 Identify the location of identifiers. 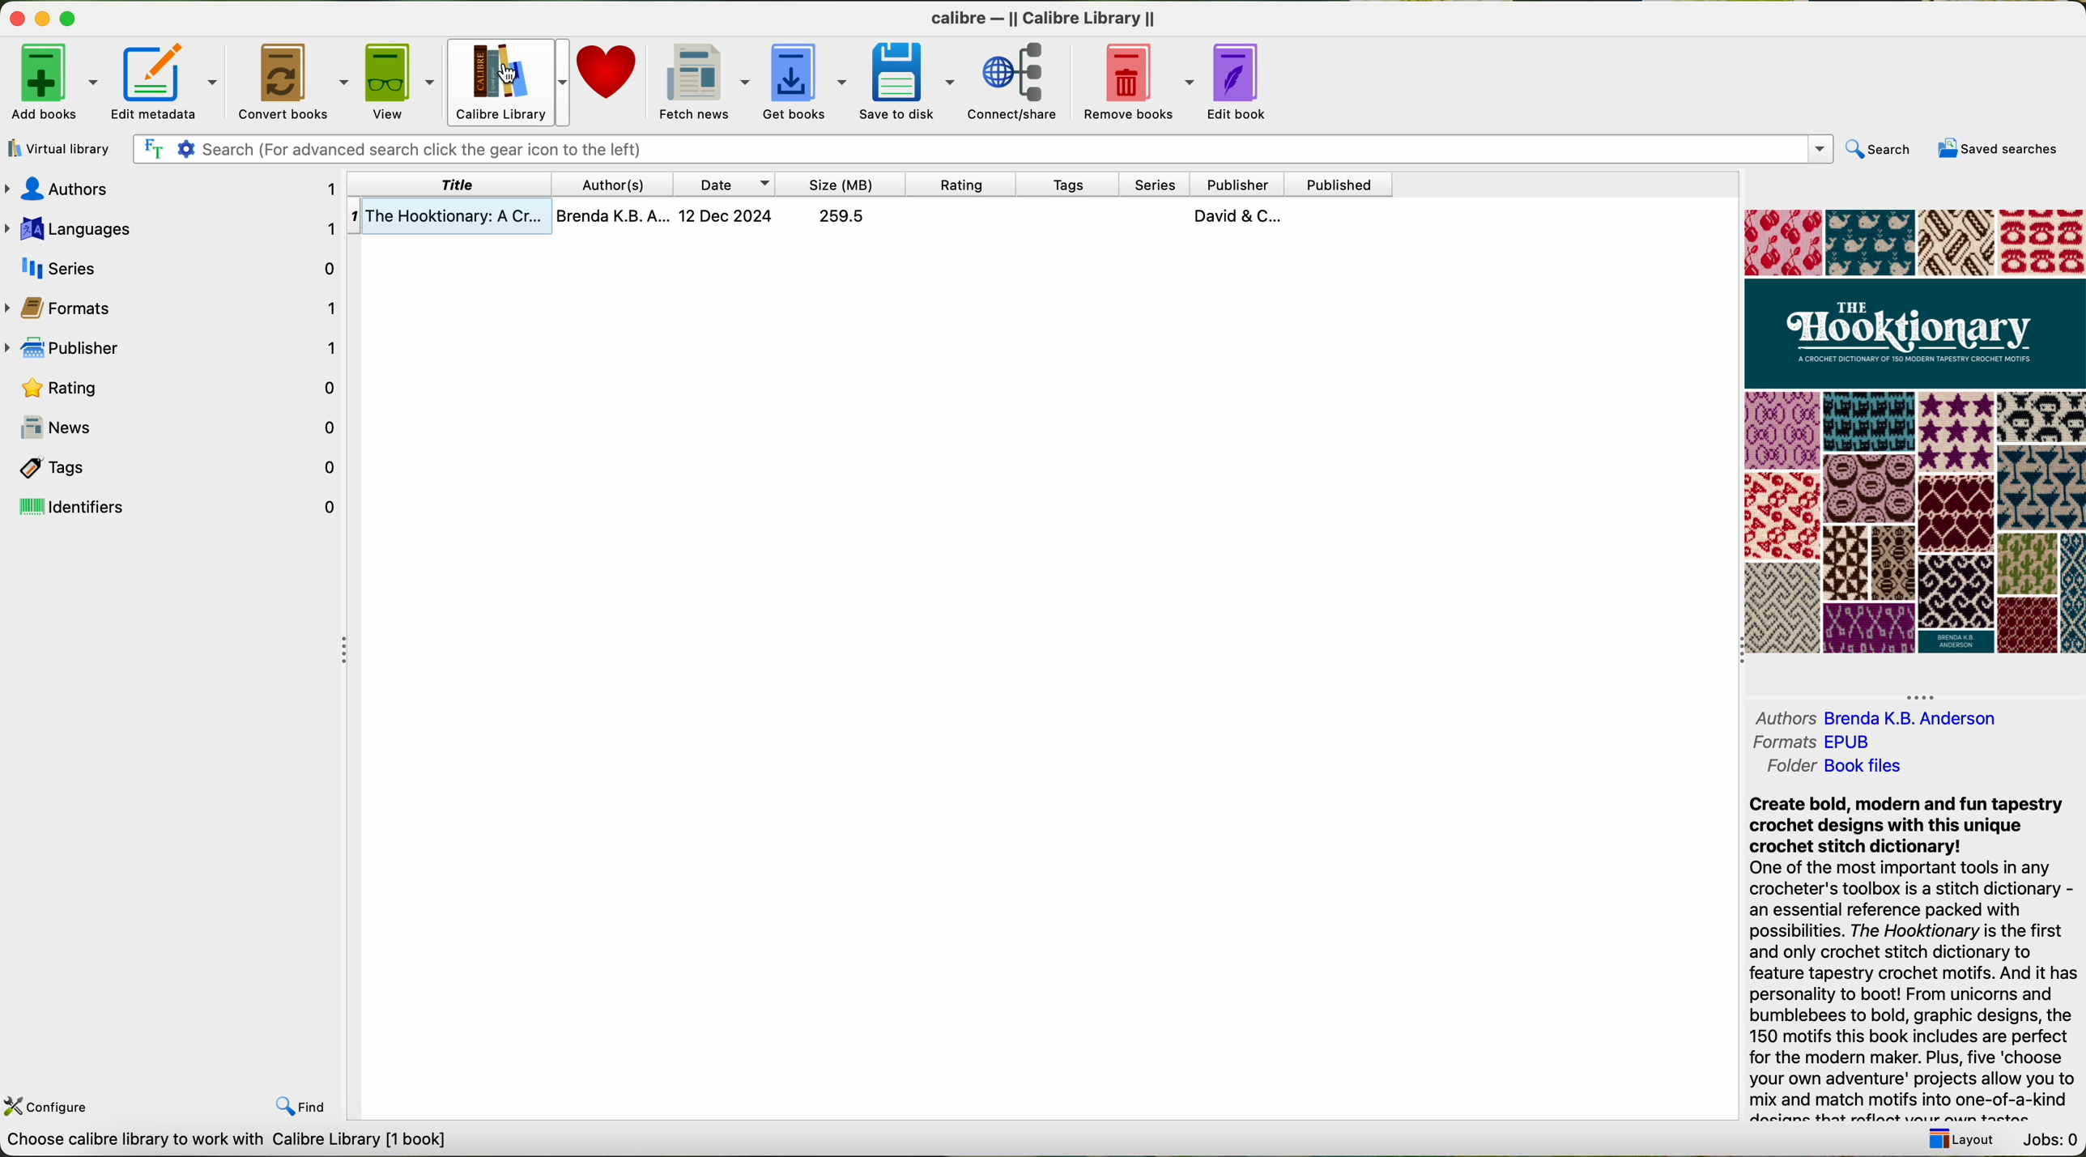
(172, 509).